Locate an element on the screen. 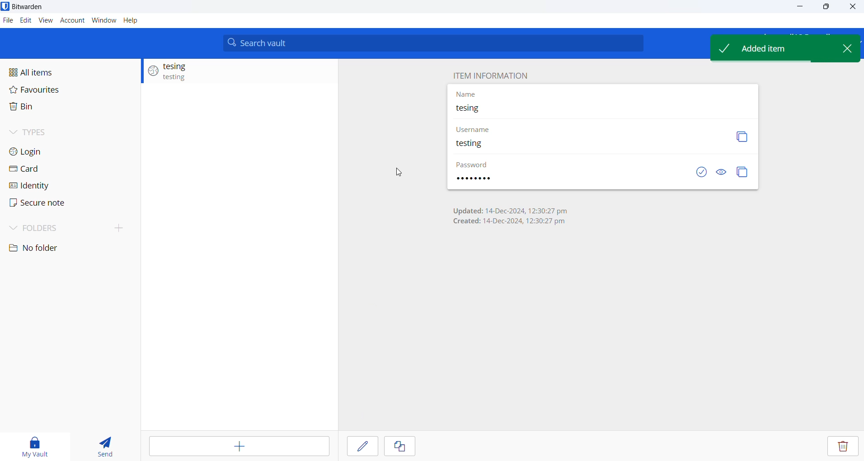 This screenshot has height=461, width=864. File is located at coordinates (7, 21).